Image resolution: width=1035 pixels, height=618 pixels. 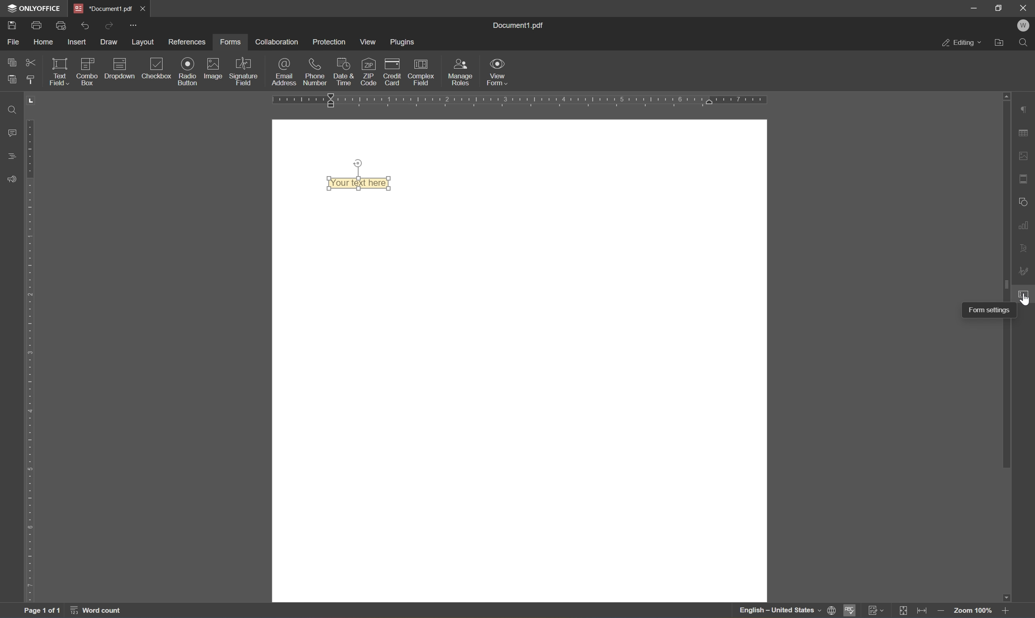 I want to click on insert fixed text field, so click(x=110, y=75).